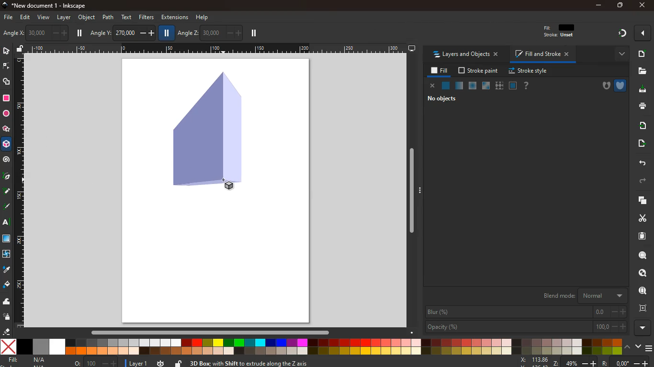  I want to click on star, so click(7, 130).